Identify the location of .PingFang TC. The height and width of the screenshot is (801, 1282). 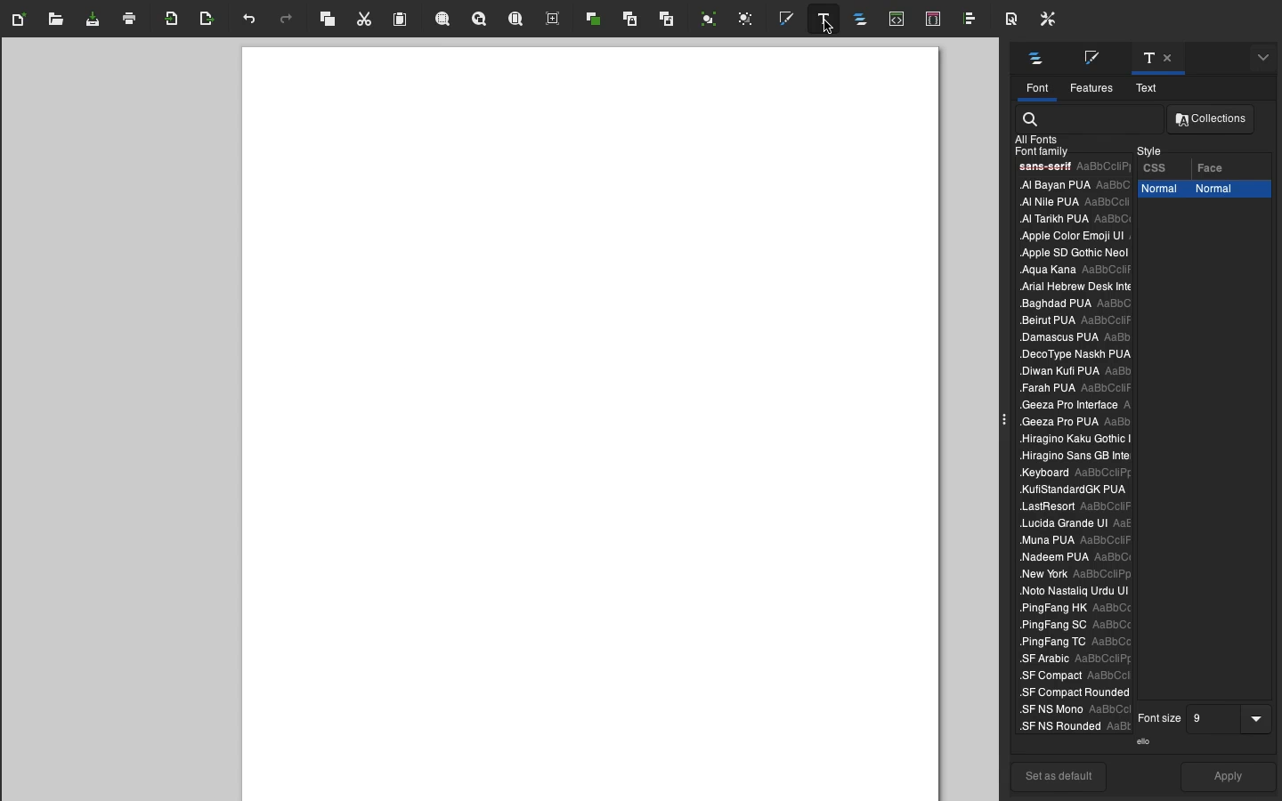
(1075, 643).